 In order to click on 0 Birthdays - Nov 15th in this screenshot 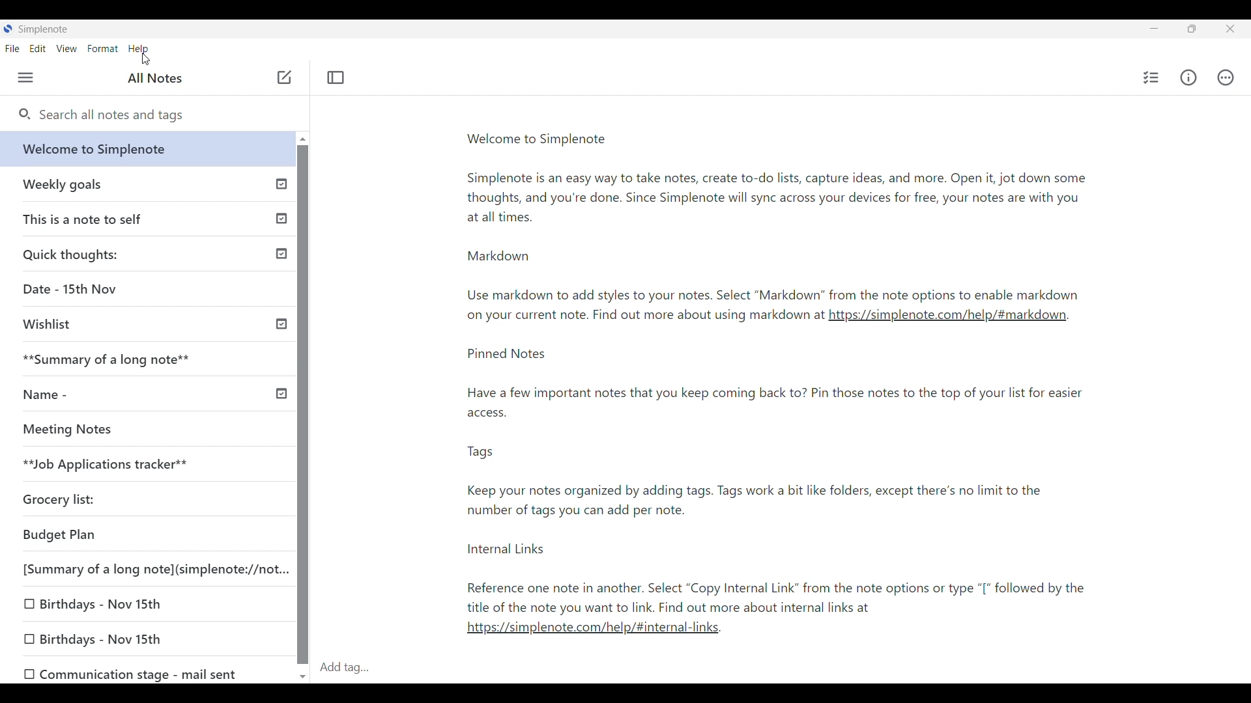, I will do `click(91, 604)`.